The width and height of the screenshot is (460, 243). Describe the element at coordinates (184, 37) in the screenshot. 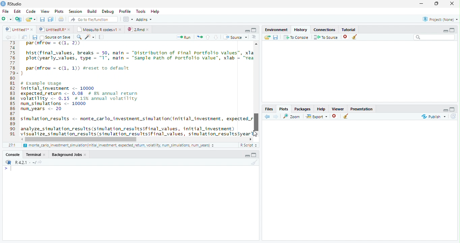

I see `Run` at that location.